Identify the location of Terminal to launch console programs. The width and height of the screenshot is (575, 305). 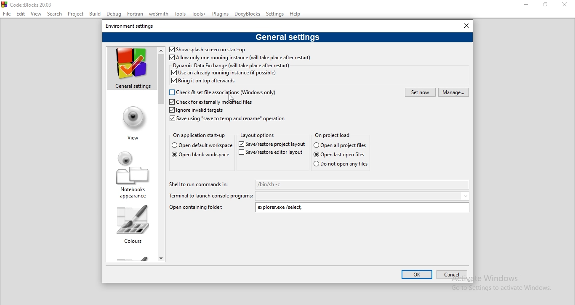
(211, 196).